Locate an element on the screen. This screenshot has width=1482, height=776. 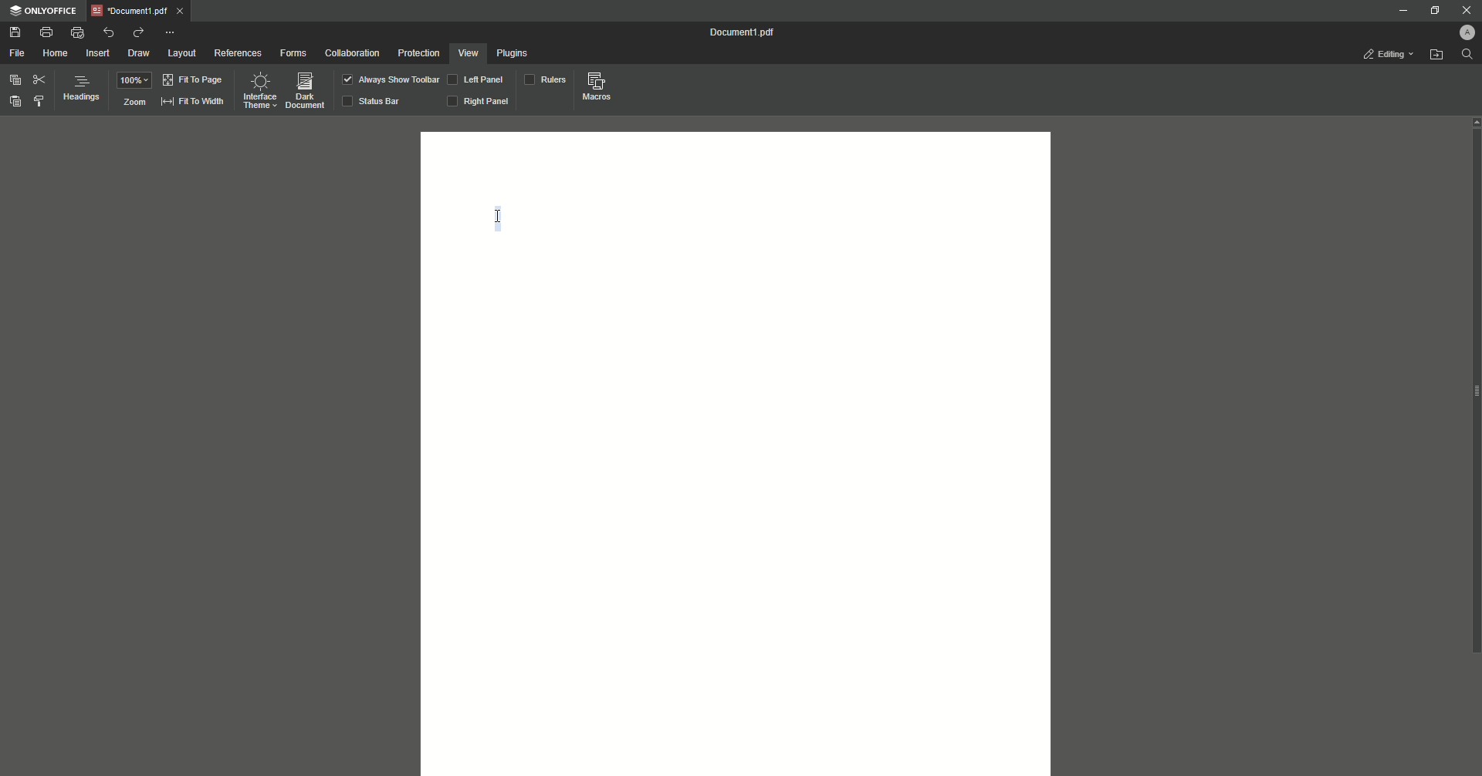
Close is located at coordinates (1467, 12).